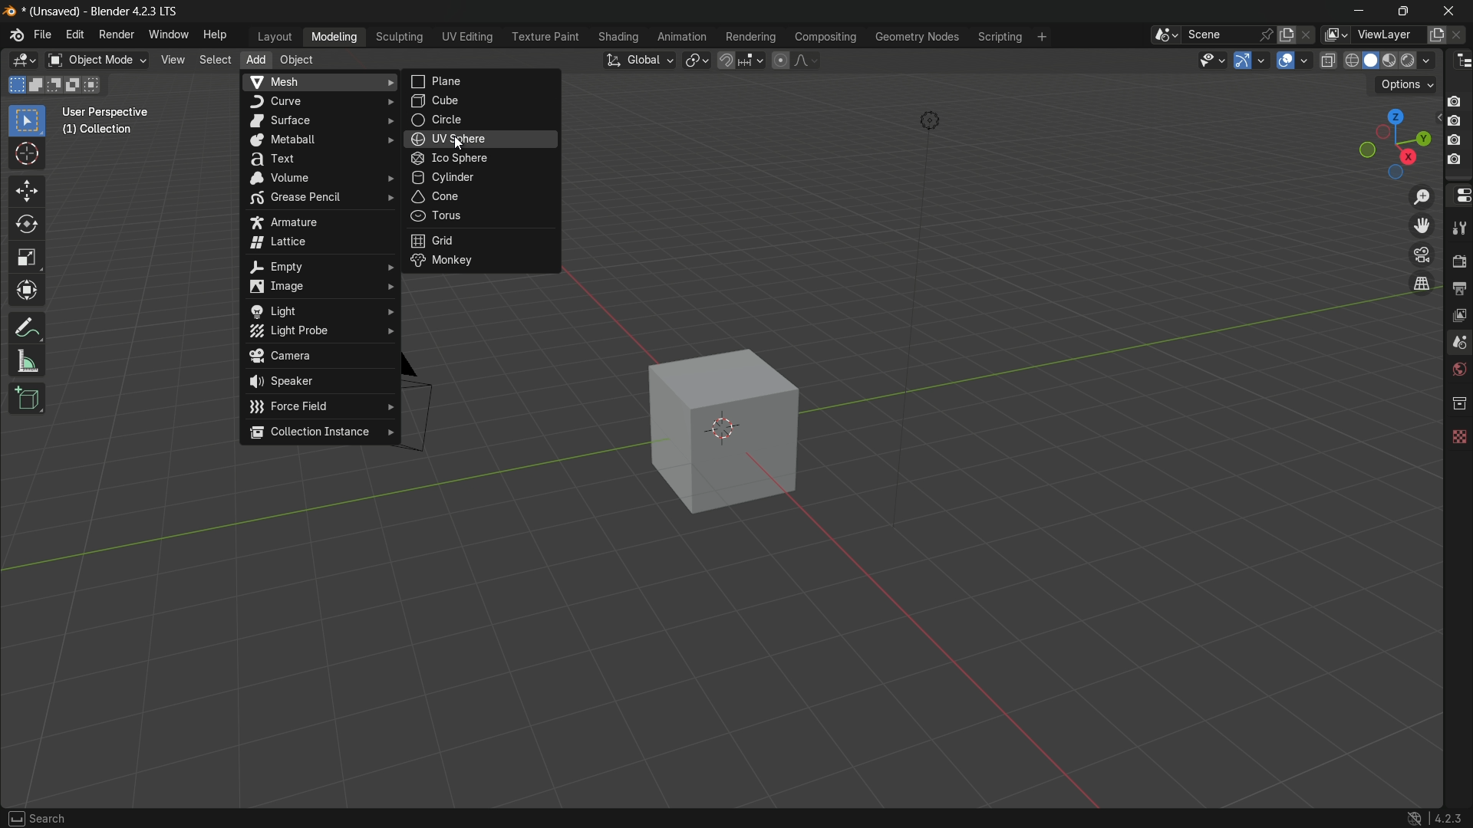 The width and height of the screenshot is (1473, 828). I want to click on add workplace, so click(1041, 36).